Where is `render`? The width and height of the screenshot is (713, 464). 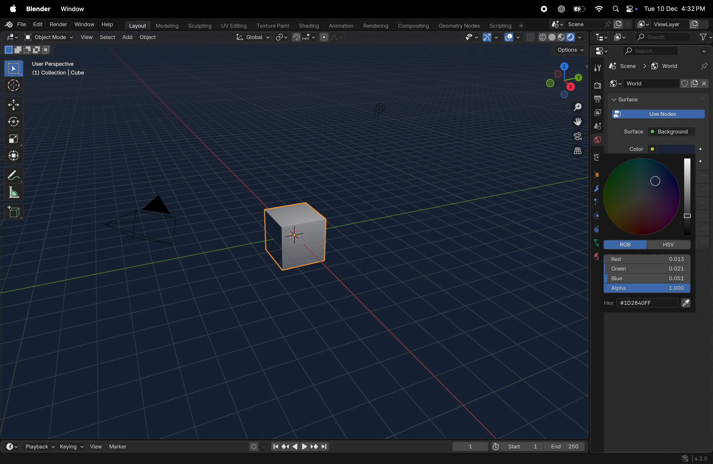
render is located at coordinates (58, 25).